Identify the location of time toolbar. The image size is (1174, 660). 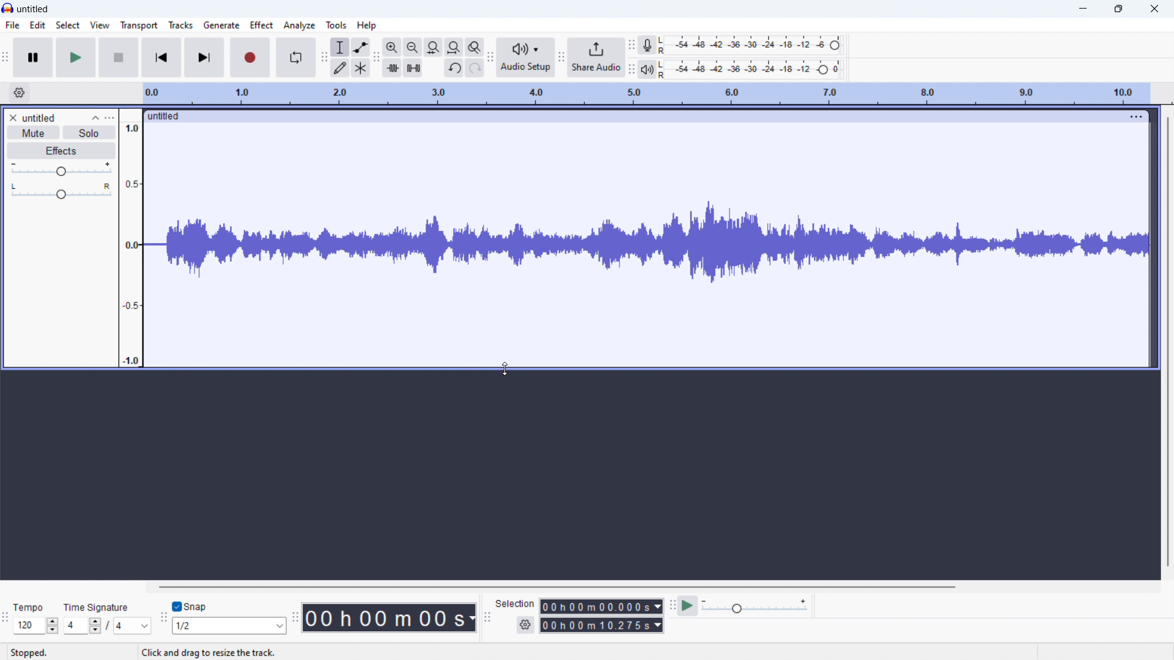
(294, 620).